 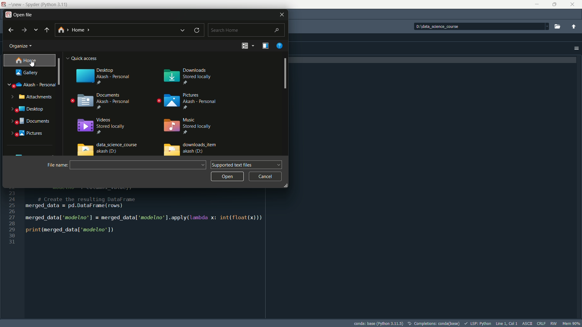 What do you see at coordinates (23, 29) in the screenshot?
I see `forward` at bounding box center [23, 29].